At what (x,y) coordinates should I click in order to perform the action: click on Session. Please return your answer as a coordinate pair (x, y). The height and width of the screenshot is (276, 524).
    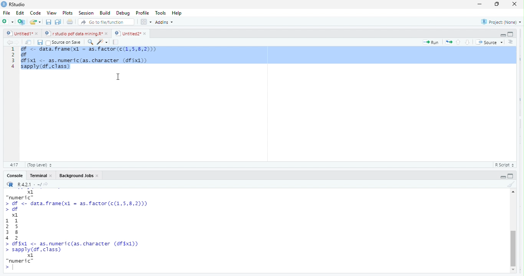
    Looking at the image, I should click on (86, 13).